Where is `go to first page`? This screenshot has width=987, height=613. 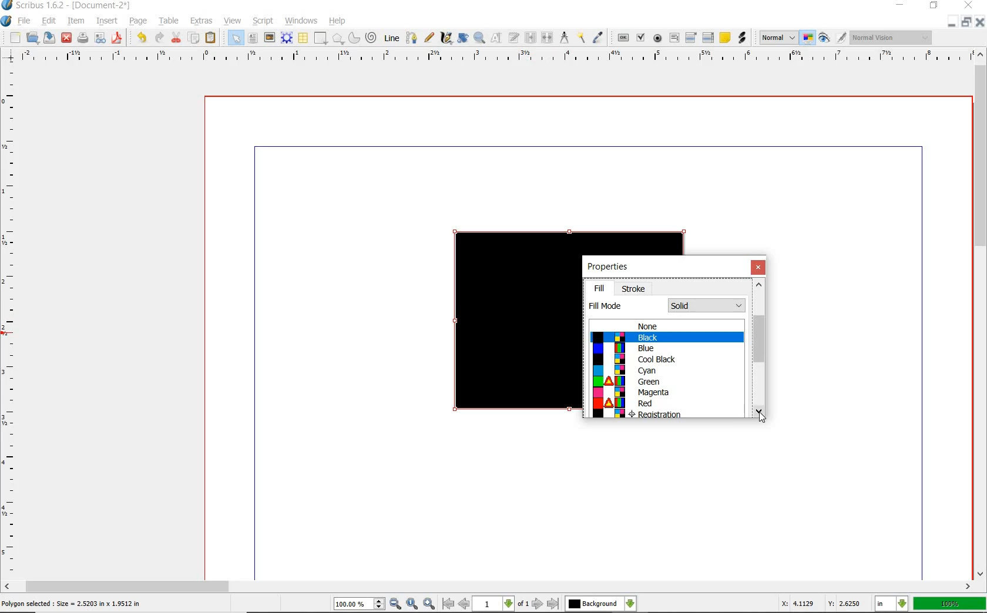 go to first page is located at coordinates (448, 605).